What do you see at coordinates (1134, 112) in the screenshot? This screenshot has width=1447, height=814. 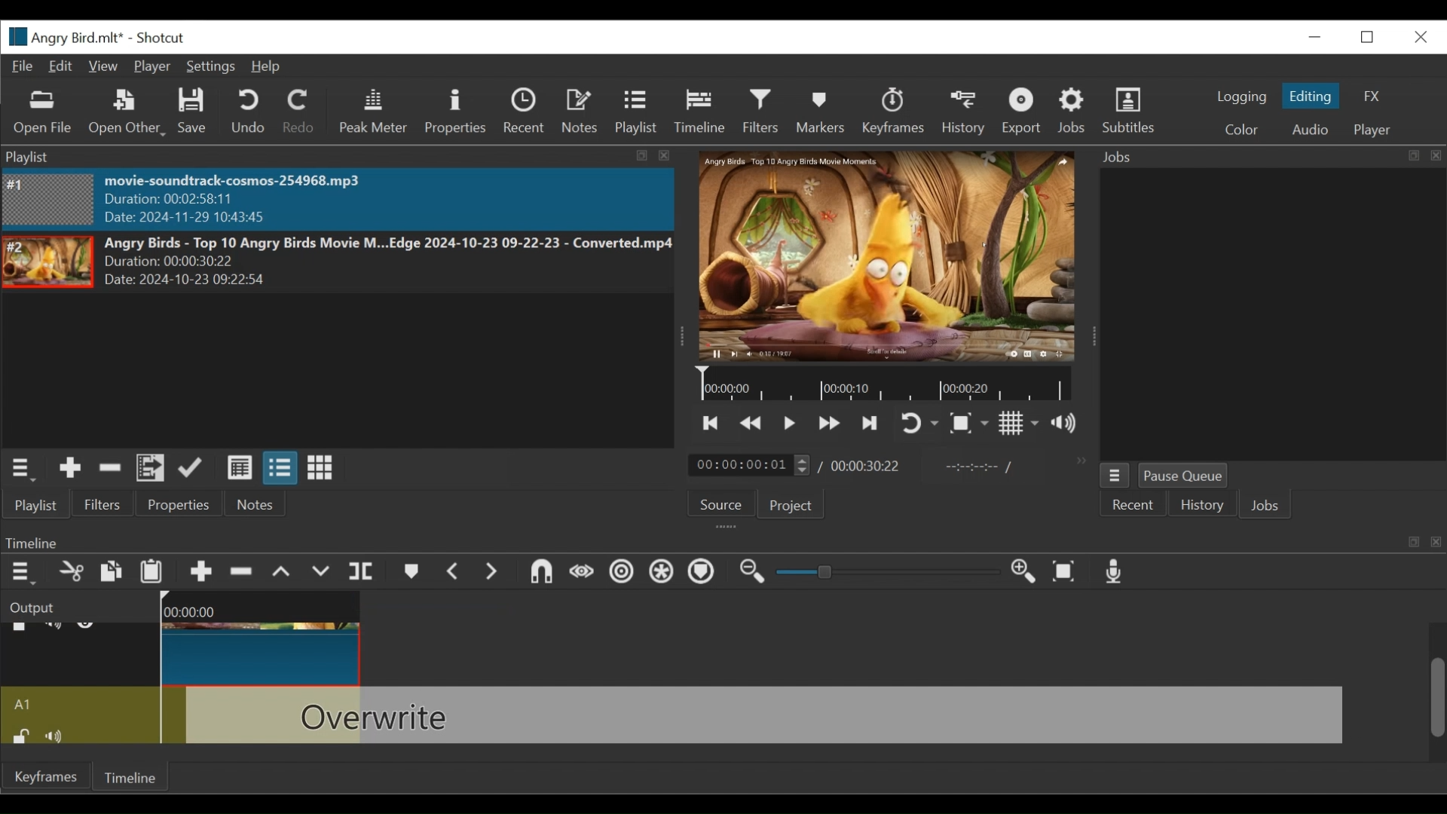 I see `Subtitles` at bounding box center [1134, 112].